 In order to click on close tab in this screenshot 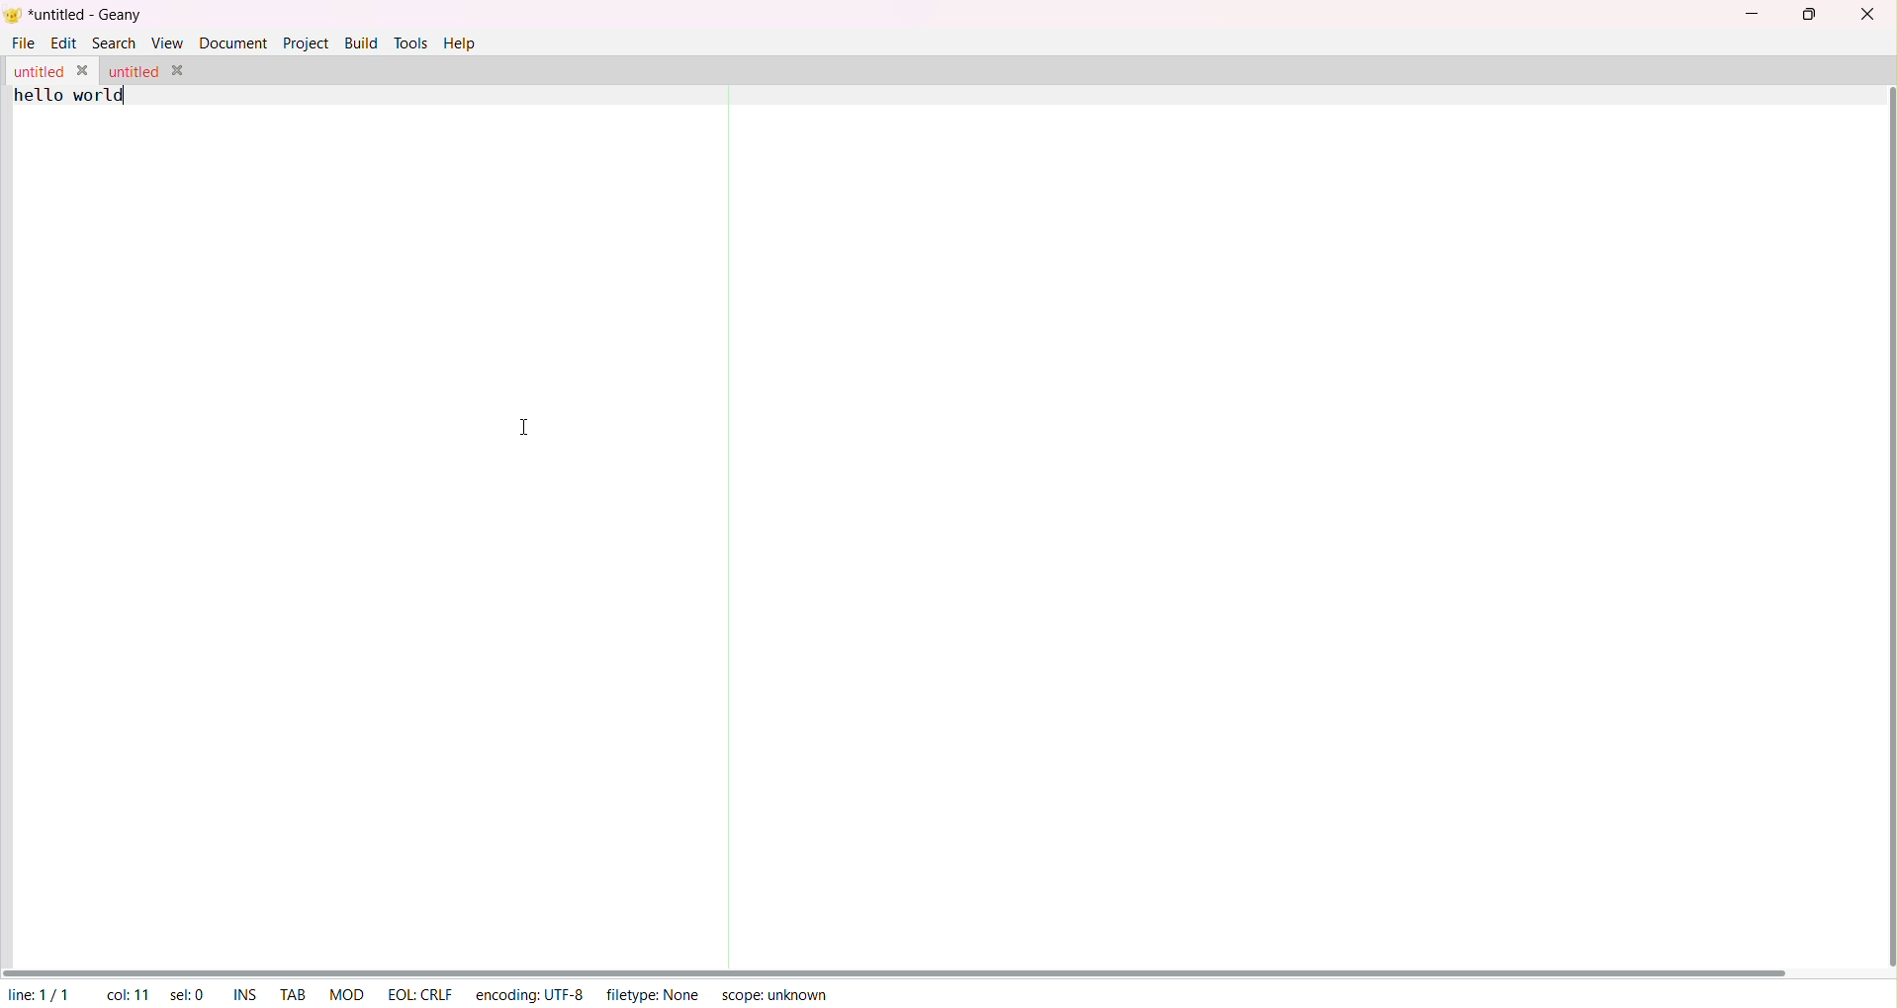, I will do `click(86, 71)`.